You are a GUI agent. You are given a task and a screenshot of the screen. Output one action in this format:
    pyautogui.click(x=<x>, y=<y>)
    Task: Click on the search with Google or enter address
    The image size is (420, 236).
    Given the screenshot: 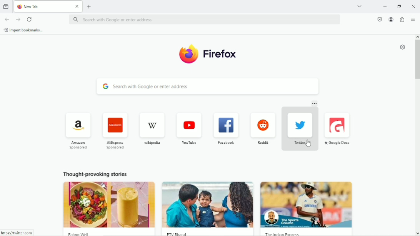 What is the action you would take?
    pyautogui.click(x=207, y=87)
    